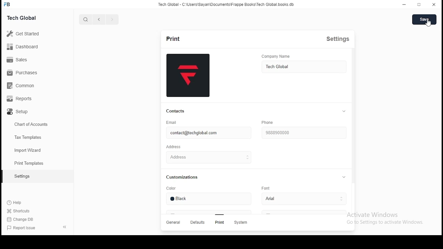  Describe the element at coordinates (99, 20) in the screenshot. I see `go back ` at that location.